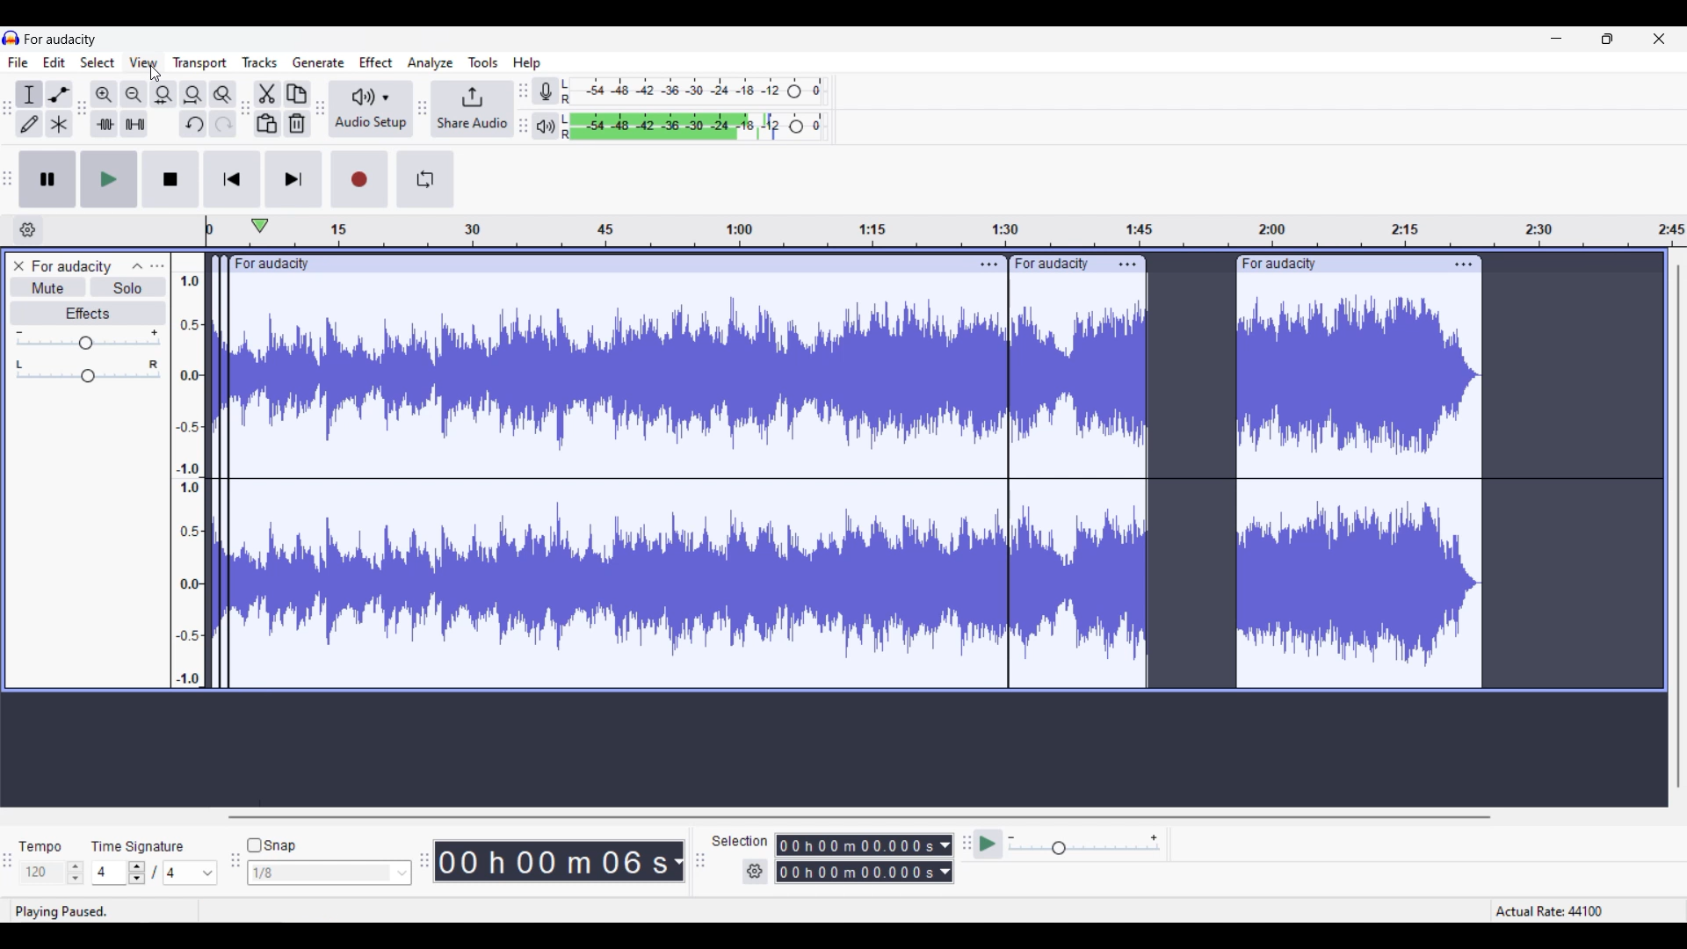 The width and height of the screenshot is (1687, 949). Describe the element at coordinates (86, 313) in the screenshot. I see `Effects` at that location.